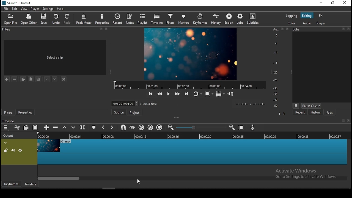 The width and height of the screenshot is (352, 198). Describe the element at coordinates (5, 143) in the screenshot. I see `V1` at that location.